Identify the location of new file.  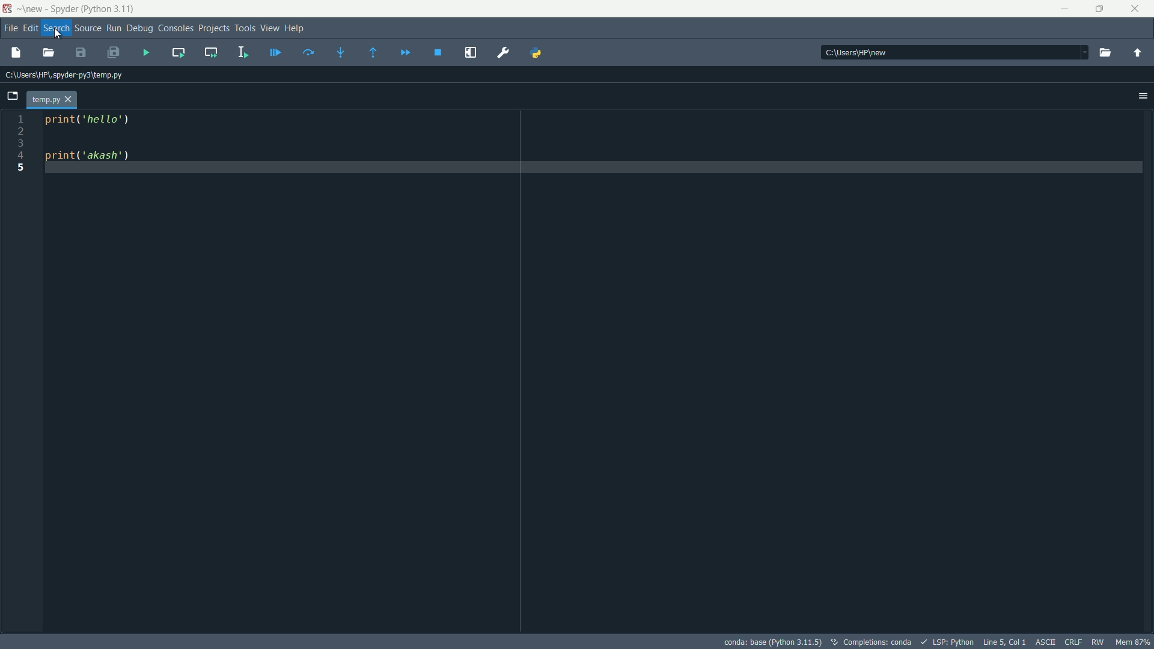
(19, 53).